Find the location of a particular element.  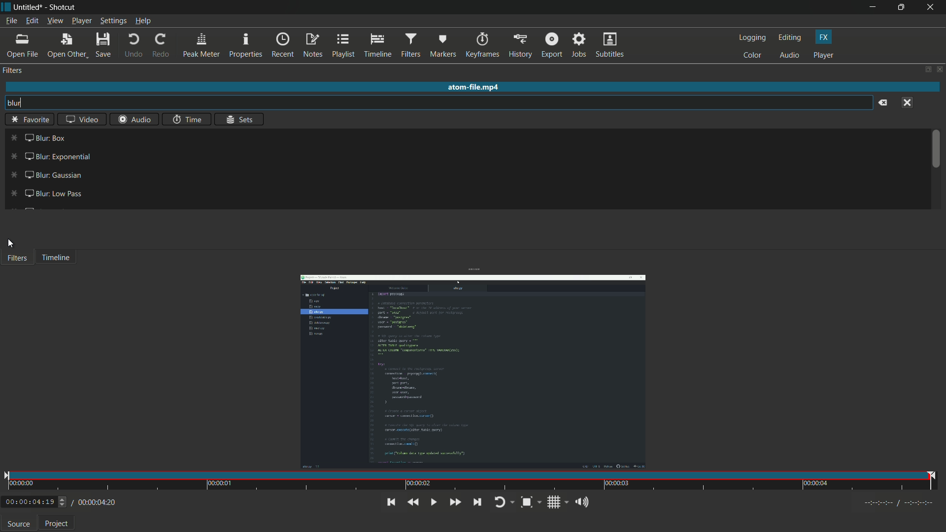

atom-file.mp4 (file name) is located at coordinates (473, 86).